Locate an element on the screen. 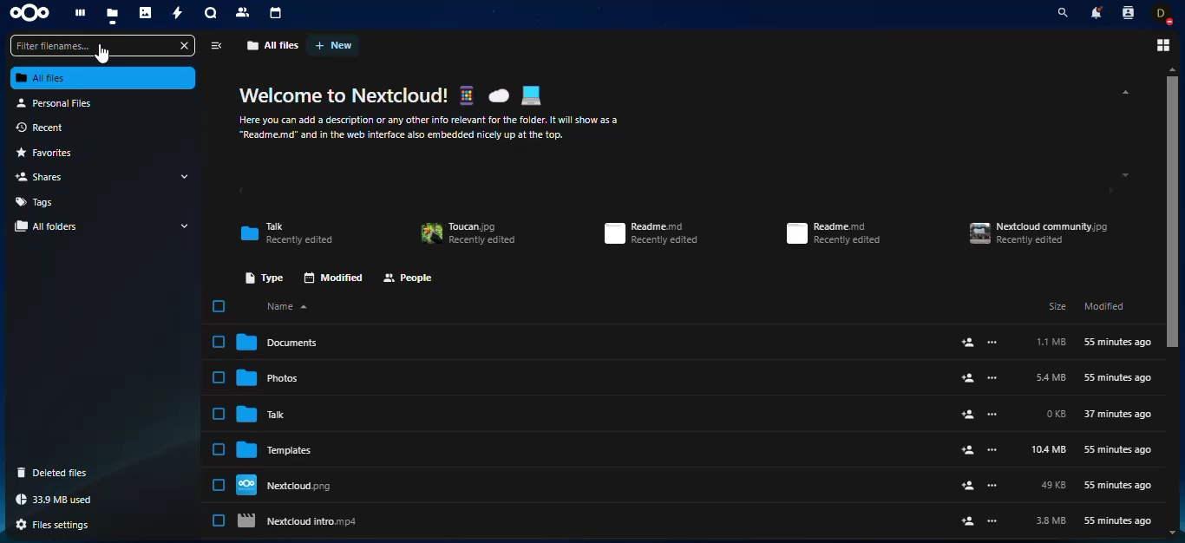  Size is located at coordinates (1057, 305).